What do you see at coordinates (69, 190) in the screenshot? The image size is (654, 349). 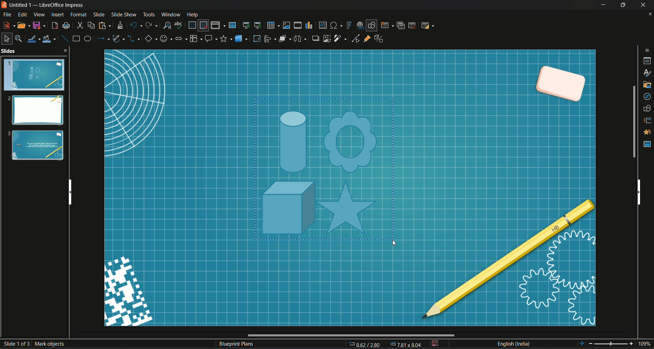 I see `Vertical scroll bar` at bounding box center [69, 190].